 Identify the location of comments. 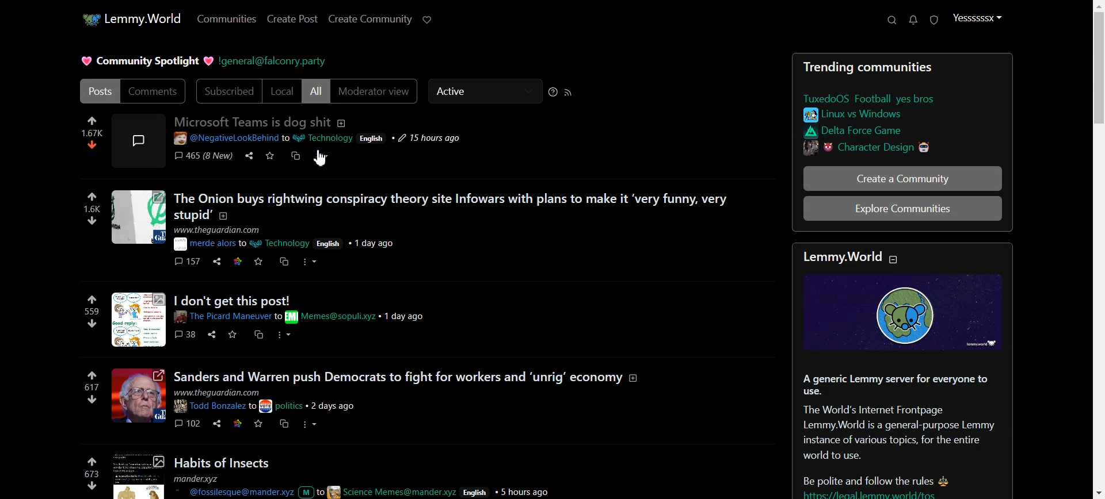
(188, 335).